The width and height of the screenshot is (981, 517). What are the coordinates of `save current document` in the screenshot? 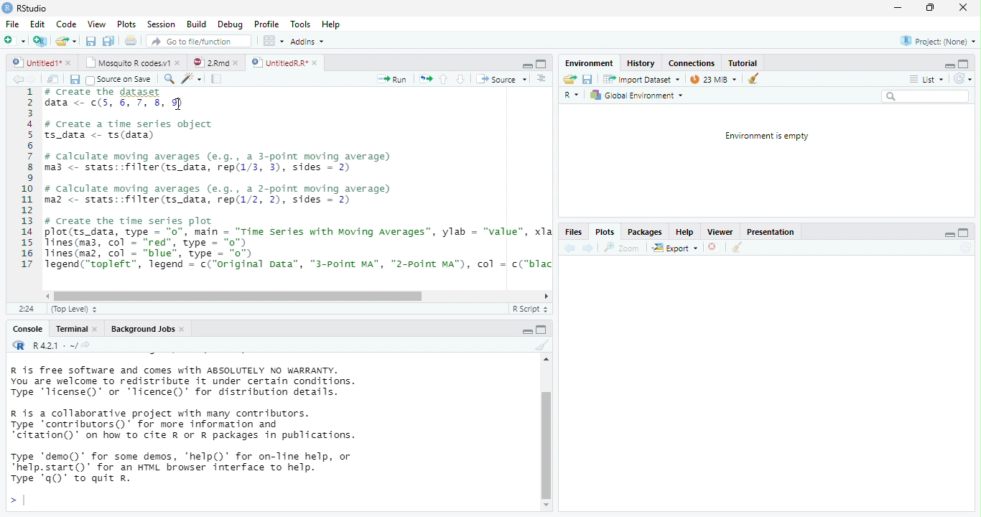 It's located at (588, 80).